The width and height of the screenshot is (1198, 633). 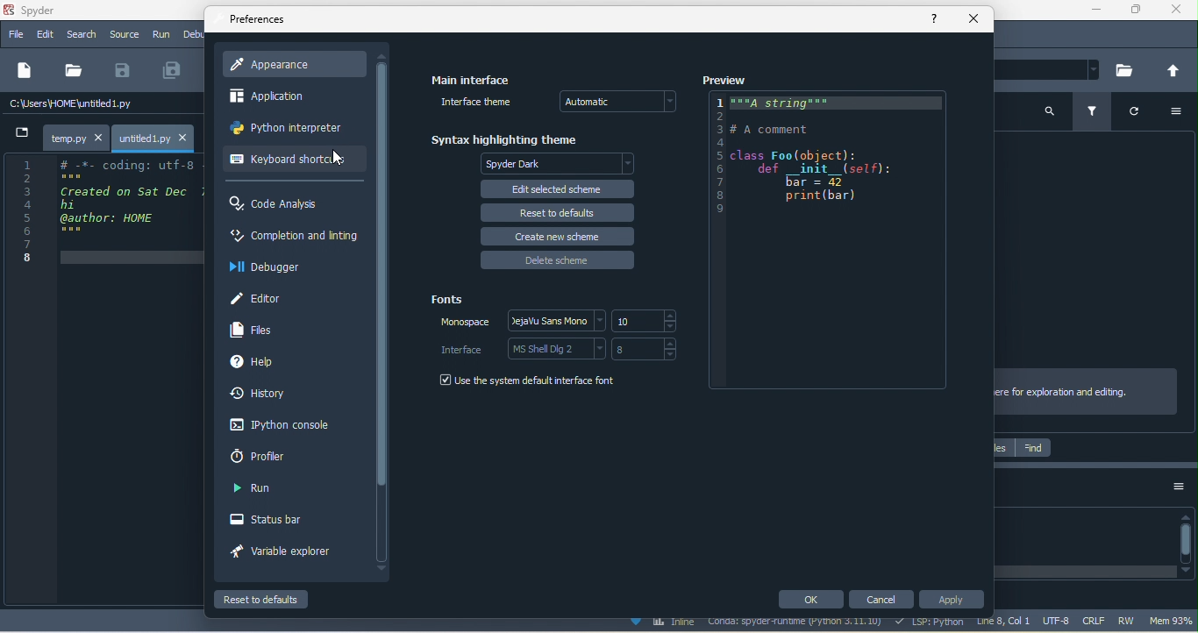 What do you see at coordinates (279, 459) in the screenshot?
I see `profiler` at bounding box center [279, 459].